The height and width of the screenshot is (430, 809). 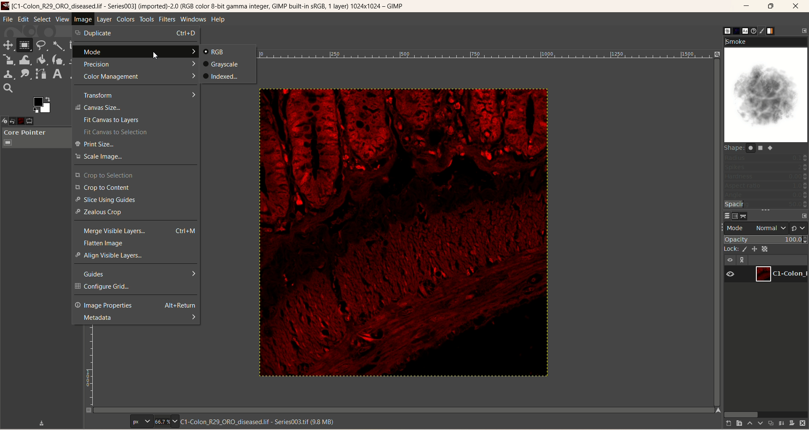 I want to click on hardness, so click(x=766, y=177).